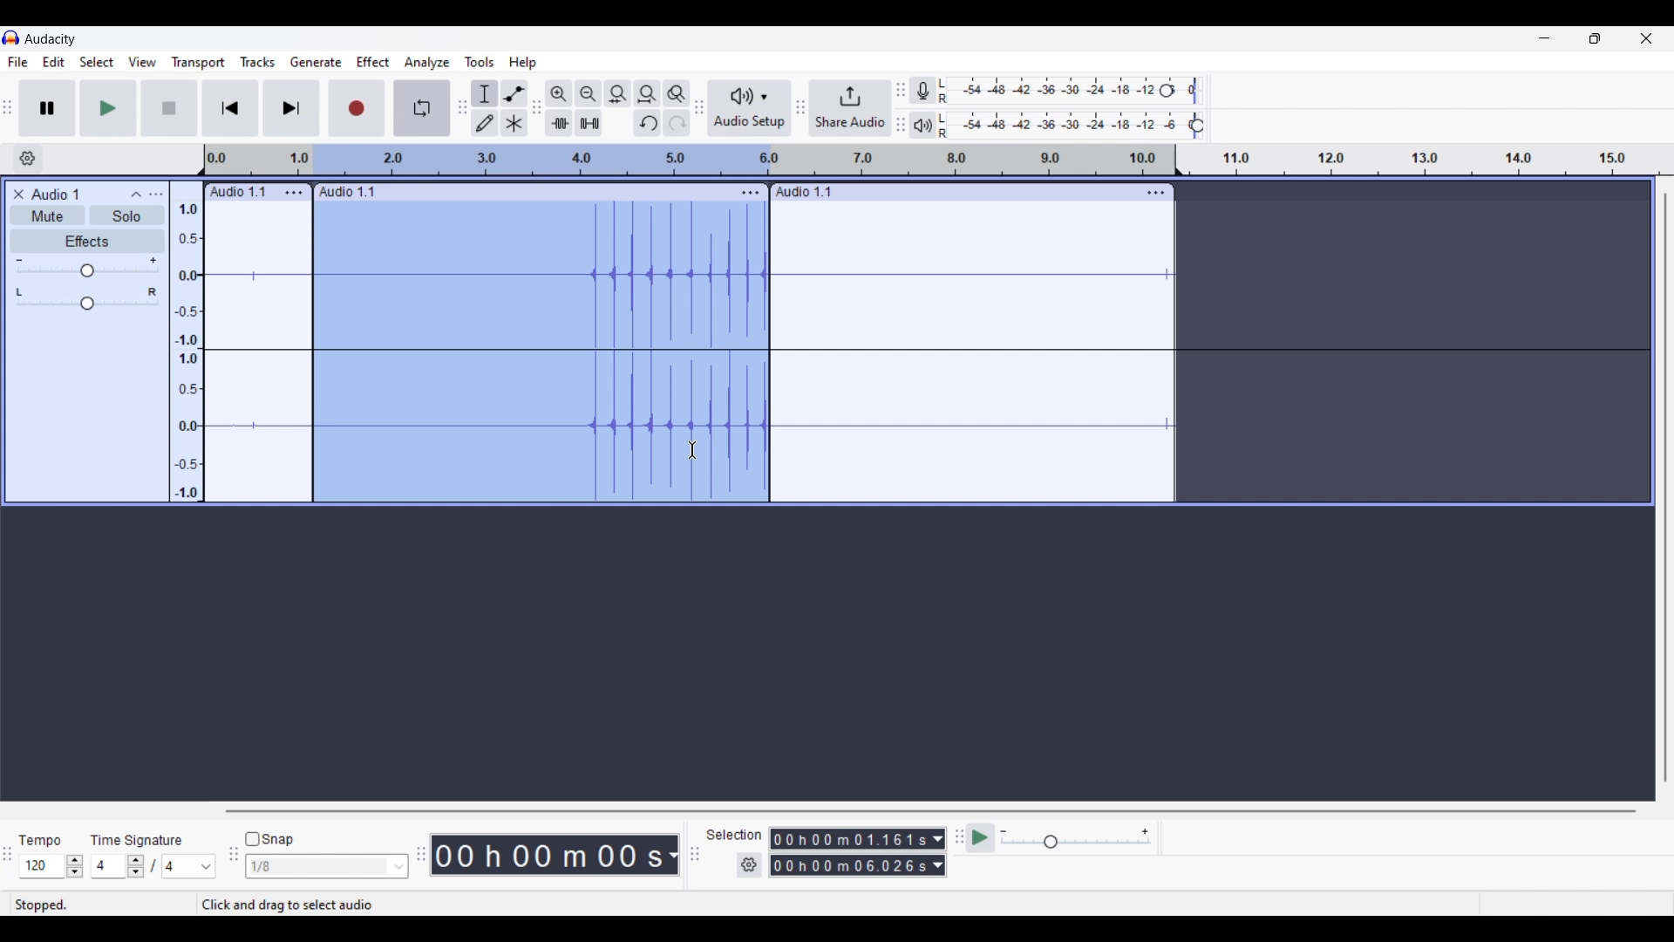 The image size is (1674, 942). Describe the element at coordinates (381, 75) in the screenshot. I see `Cursor clicking on Effects menu` at that location.